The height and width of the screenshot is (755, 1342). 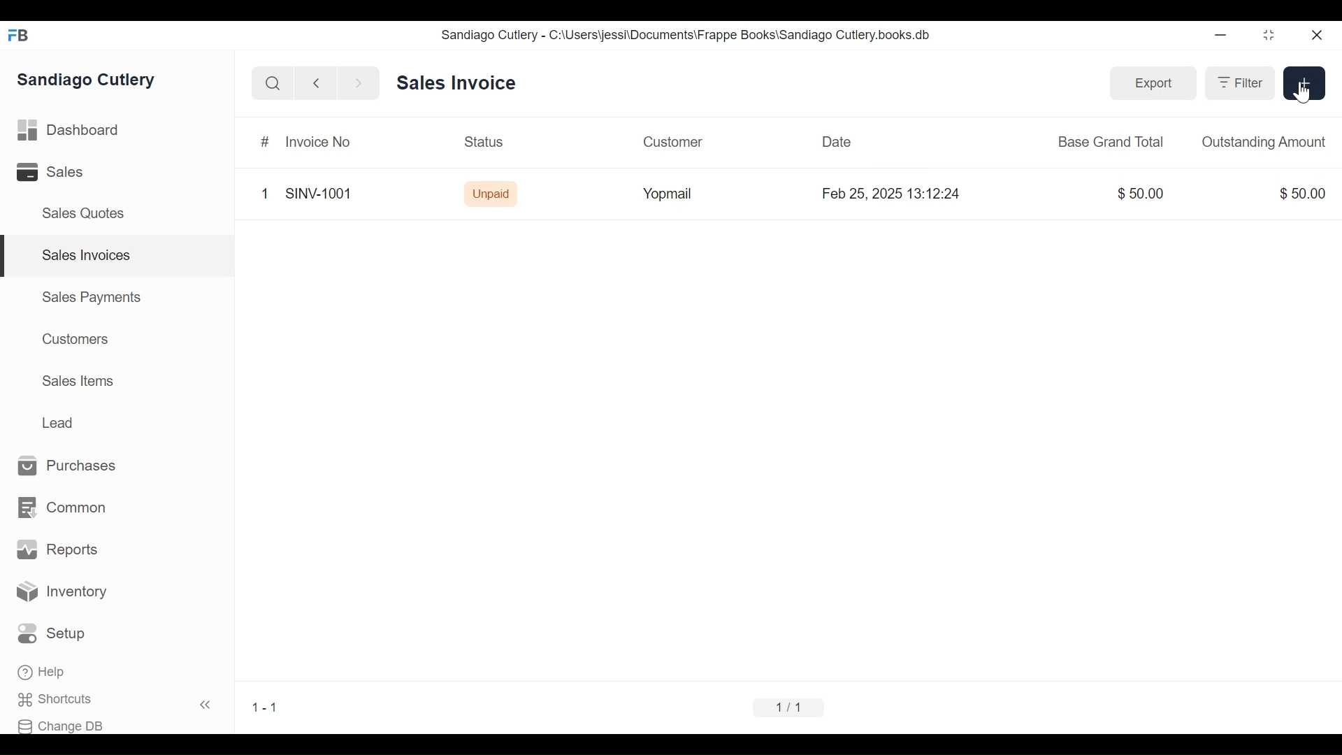 I want to click on Sales Invoice, so click(x=456, y=84).